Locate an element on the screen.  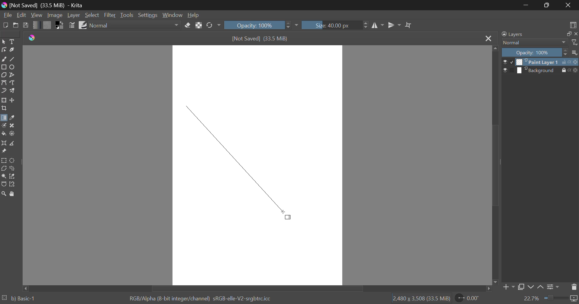
unlock is located at coordinates (565, 62).